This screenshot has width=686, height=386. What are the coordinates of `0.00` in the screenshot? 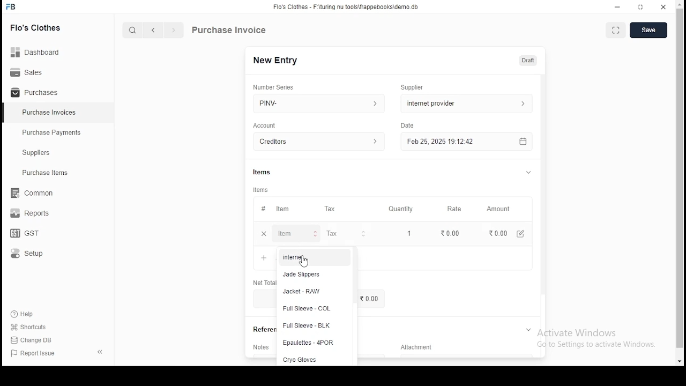 It's located at (371, 299).